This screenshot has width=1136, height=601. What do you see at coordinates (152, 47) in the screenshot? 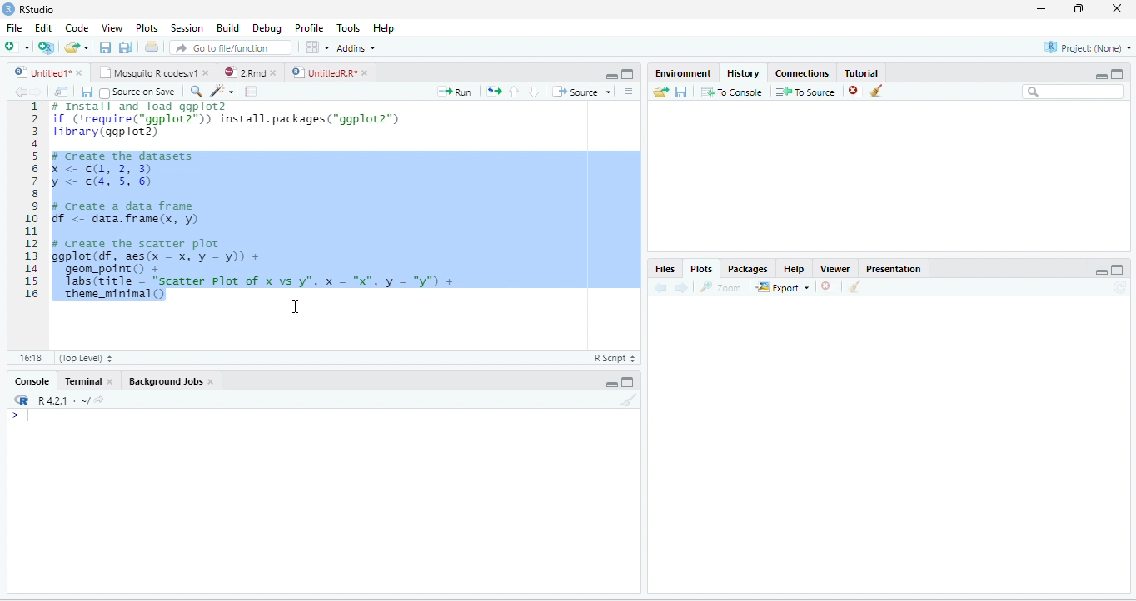
I see `Print the current file` at bounding box center [152, 47].